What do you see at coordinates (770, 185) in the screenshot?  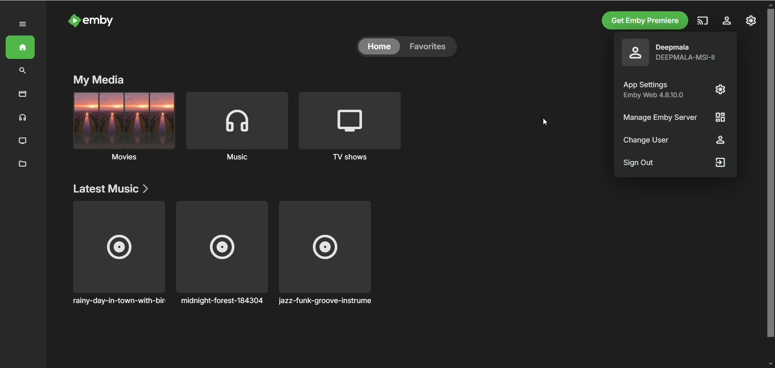 I see `vertical scroll bar` at bounding box center [770, 185].